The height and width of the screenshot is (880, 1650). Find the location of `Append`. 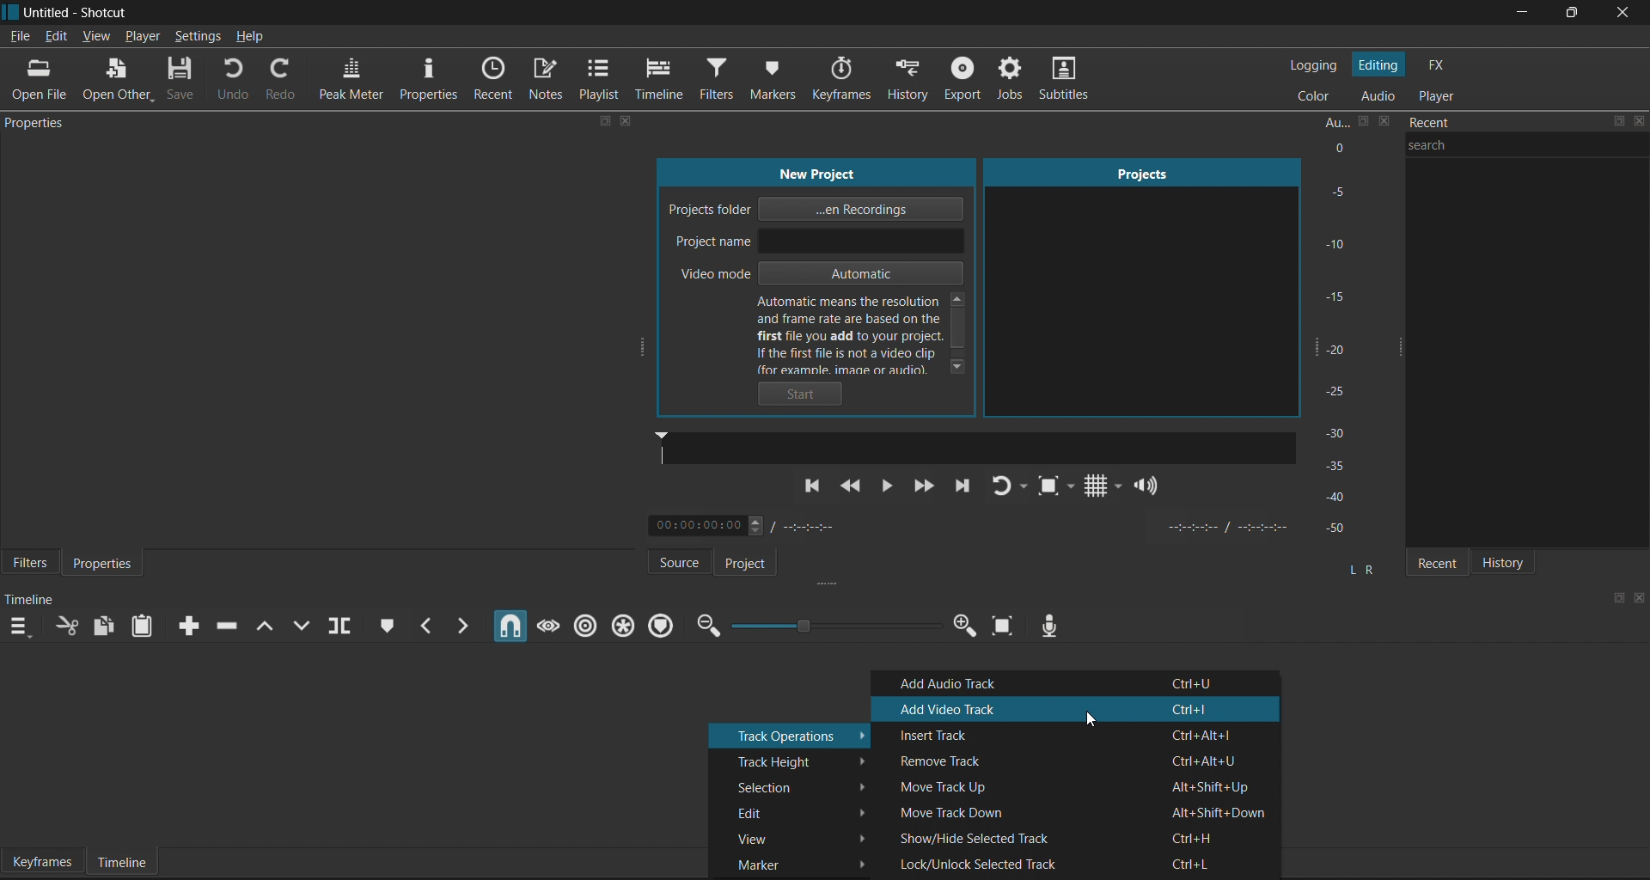

Append is located at coordinates (184, 624).